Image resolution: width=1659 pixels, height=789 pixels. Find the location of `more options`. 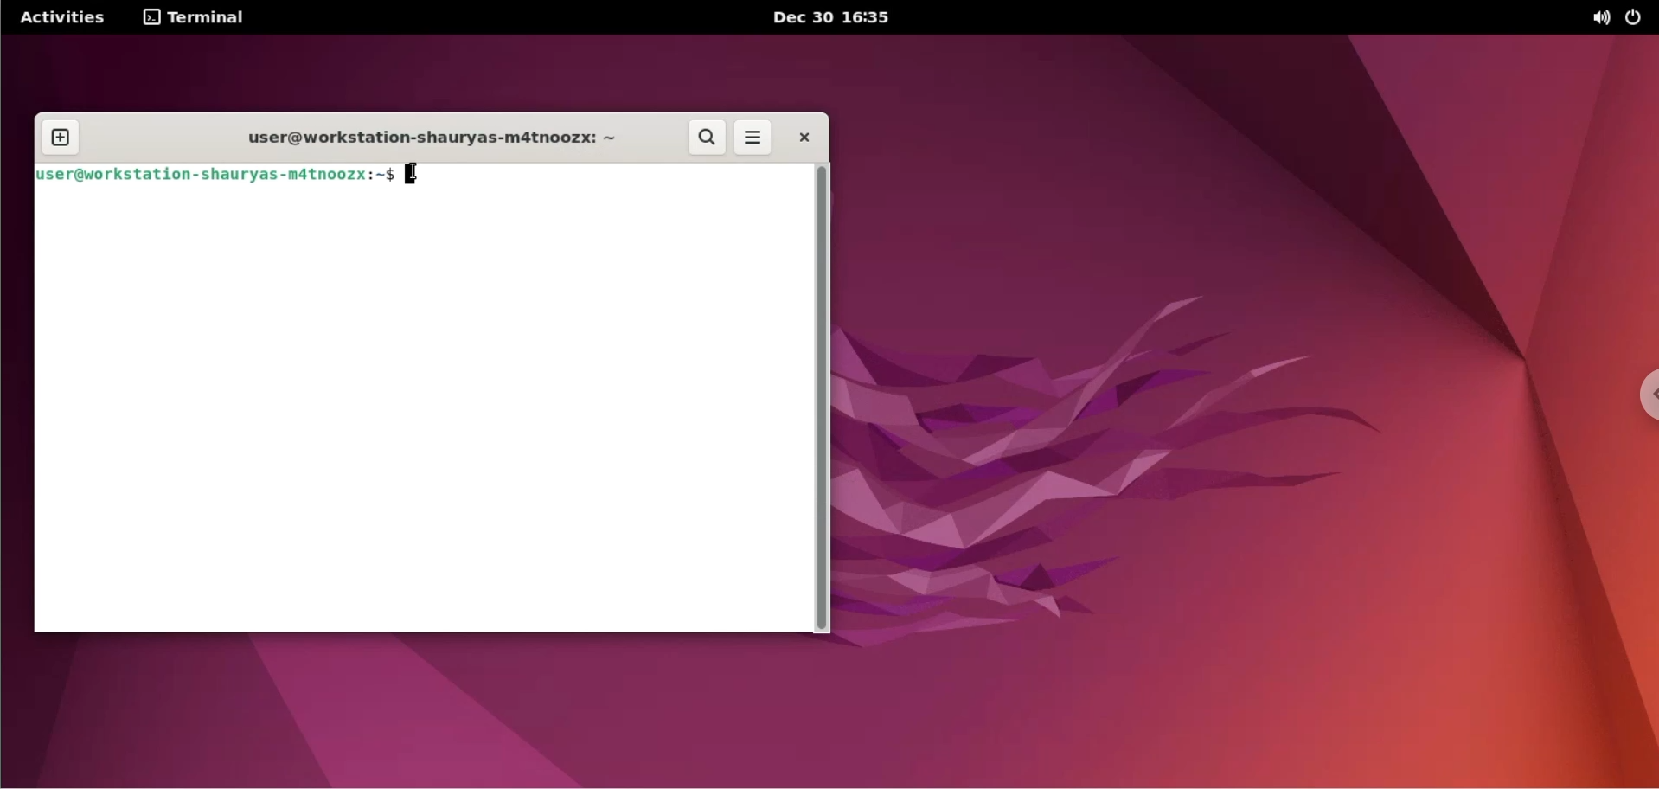

more options is located at coordinates (754, 137).